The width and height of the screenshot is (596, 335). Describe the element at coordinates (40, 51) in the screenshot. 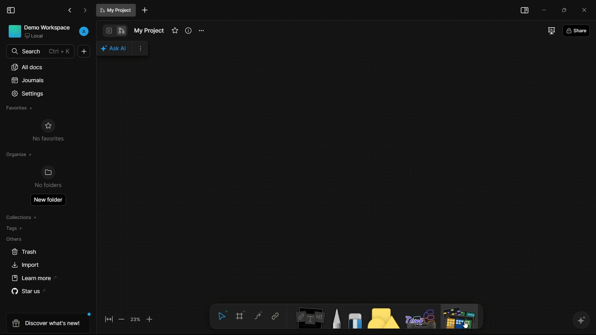

I see `search bar` at that location.